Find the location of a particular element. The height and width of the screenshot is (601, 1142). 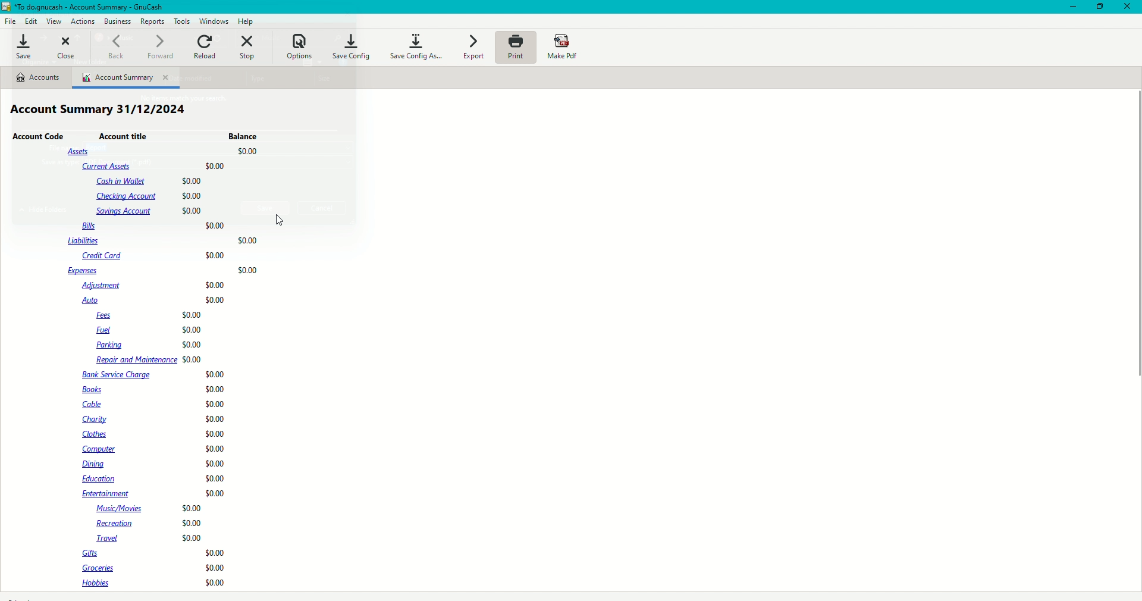

View is located at coordinates (55, 22).